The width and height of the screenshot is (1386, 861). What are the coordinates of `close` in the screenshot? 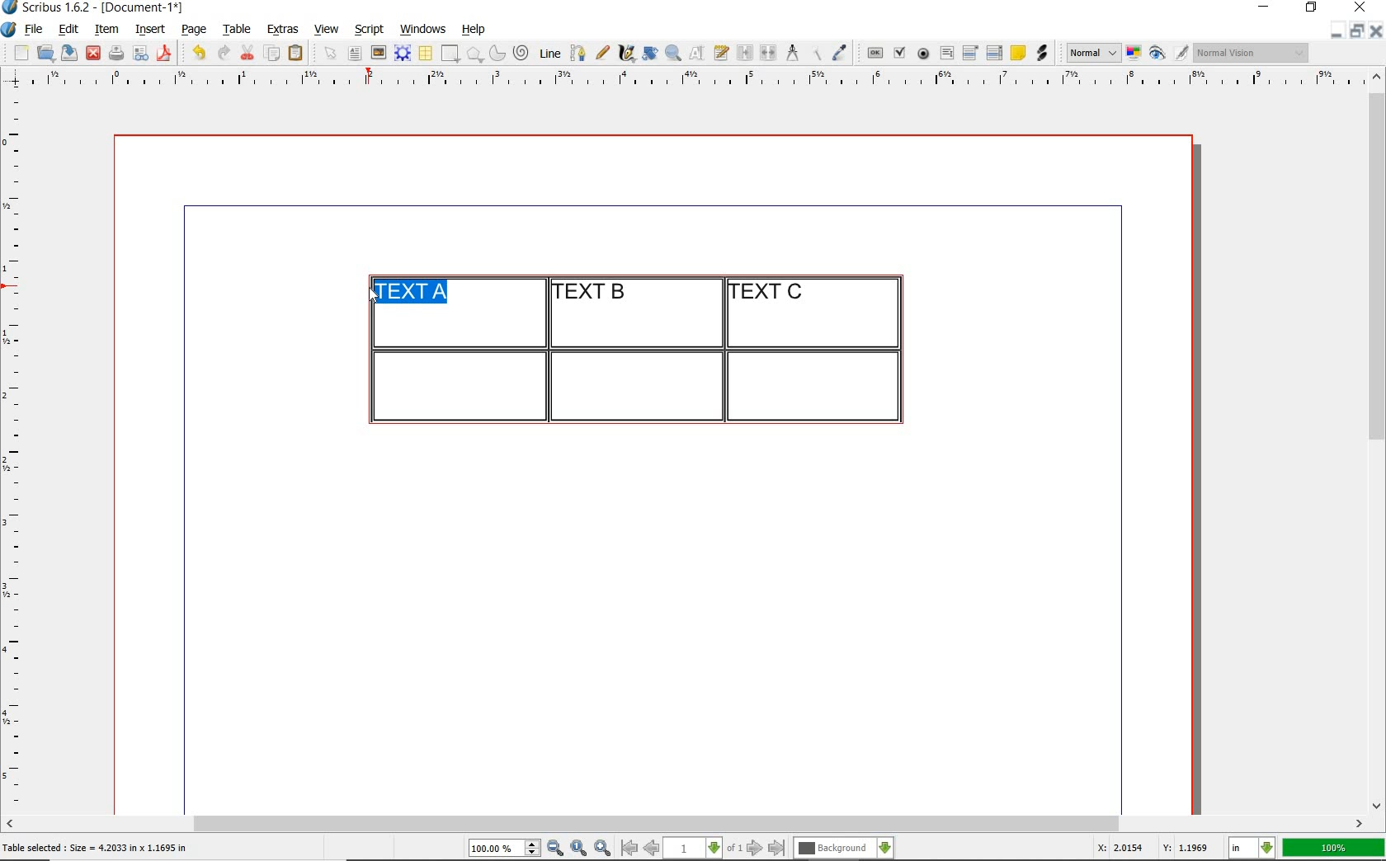 It's located at (1376, 31).